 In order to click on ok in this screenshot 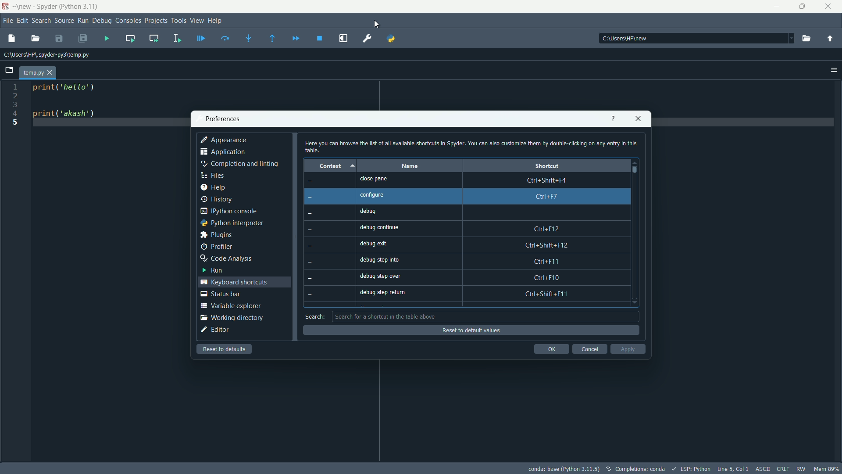, I will do `click(551, 349)`.